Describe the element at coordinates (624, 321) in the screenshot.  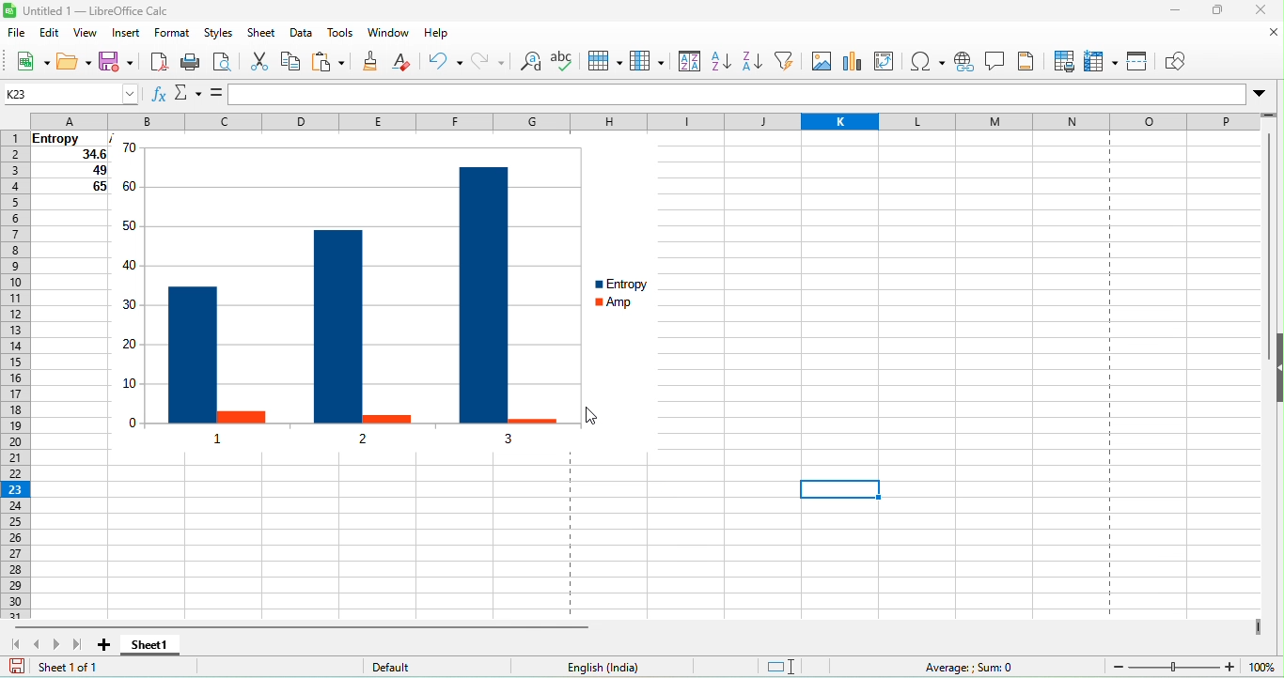
I see `` at that location.